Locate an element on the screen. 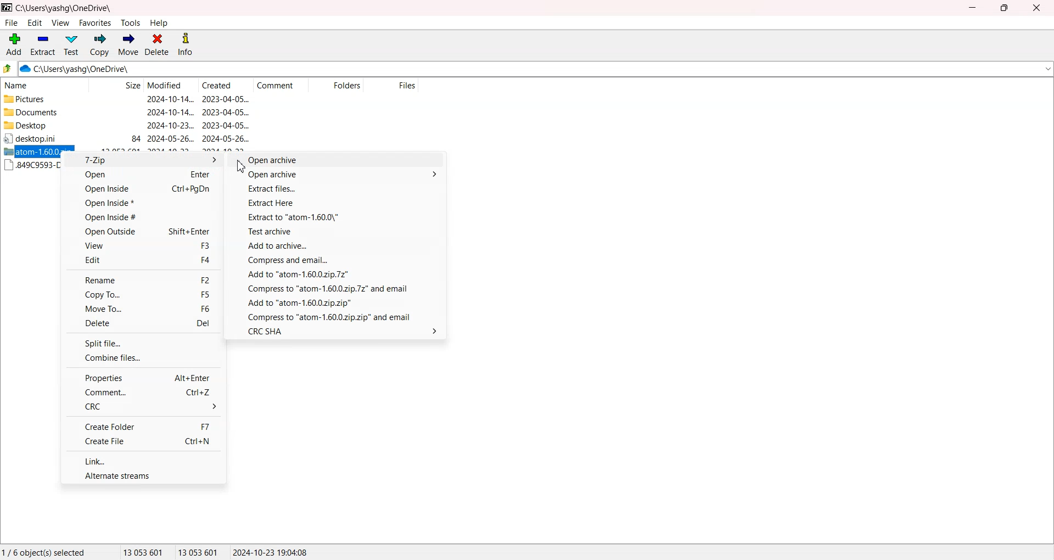 The height and width of the screenshot is (560, 1054). CRC is located at coordinates (143, 406).